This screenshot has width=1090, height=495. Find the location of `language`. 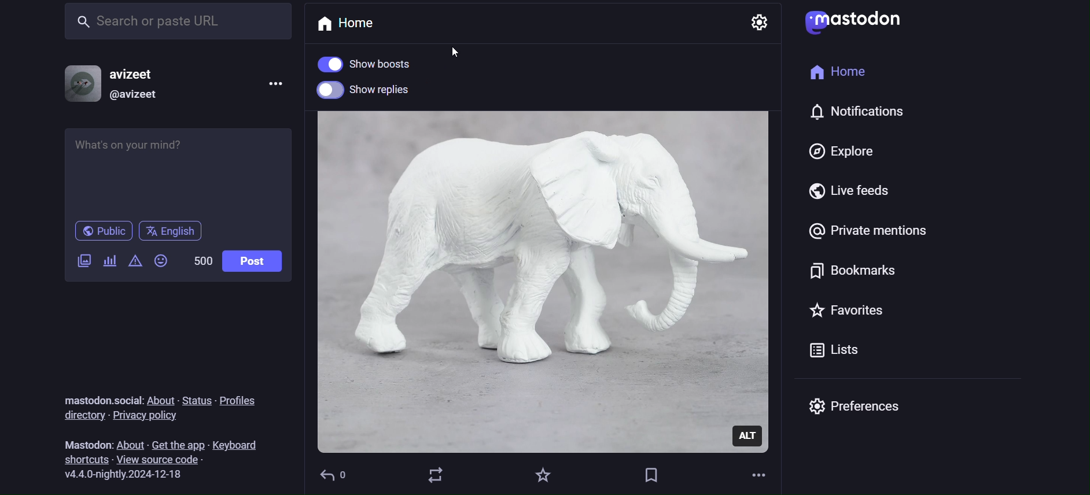

language is located at coordinates (175, 231).